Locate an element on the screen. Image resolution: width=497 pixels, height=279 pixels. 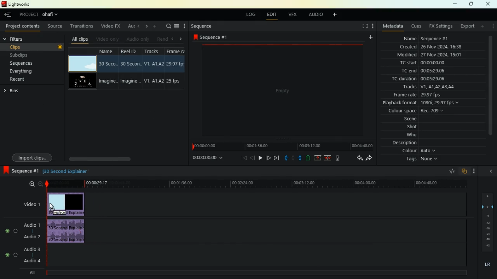
lightworks is located at coordinates (16, 5).